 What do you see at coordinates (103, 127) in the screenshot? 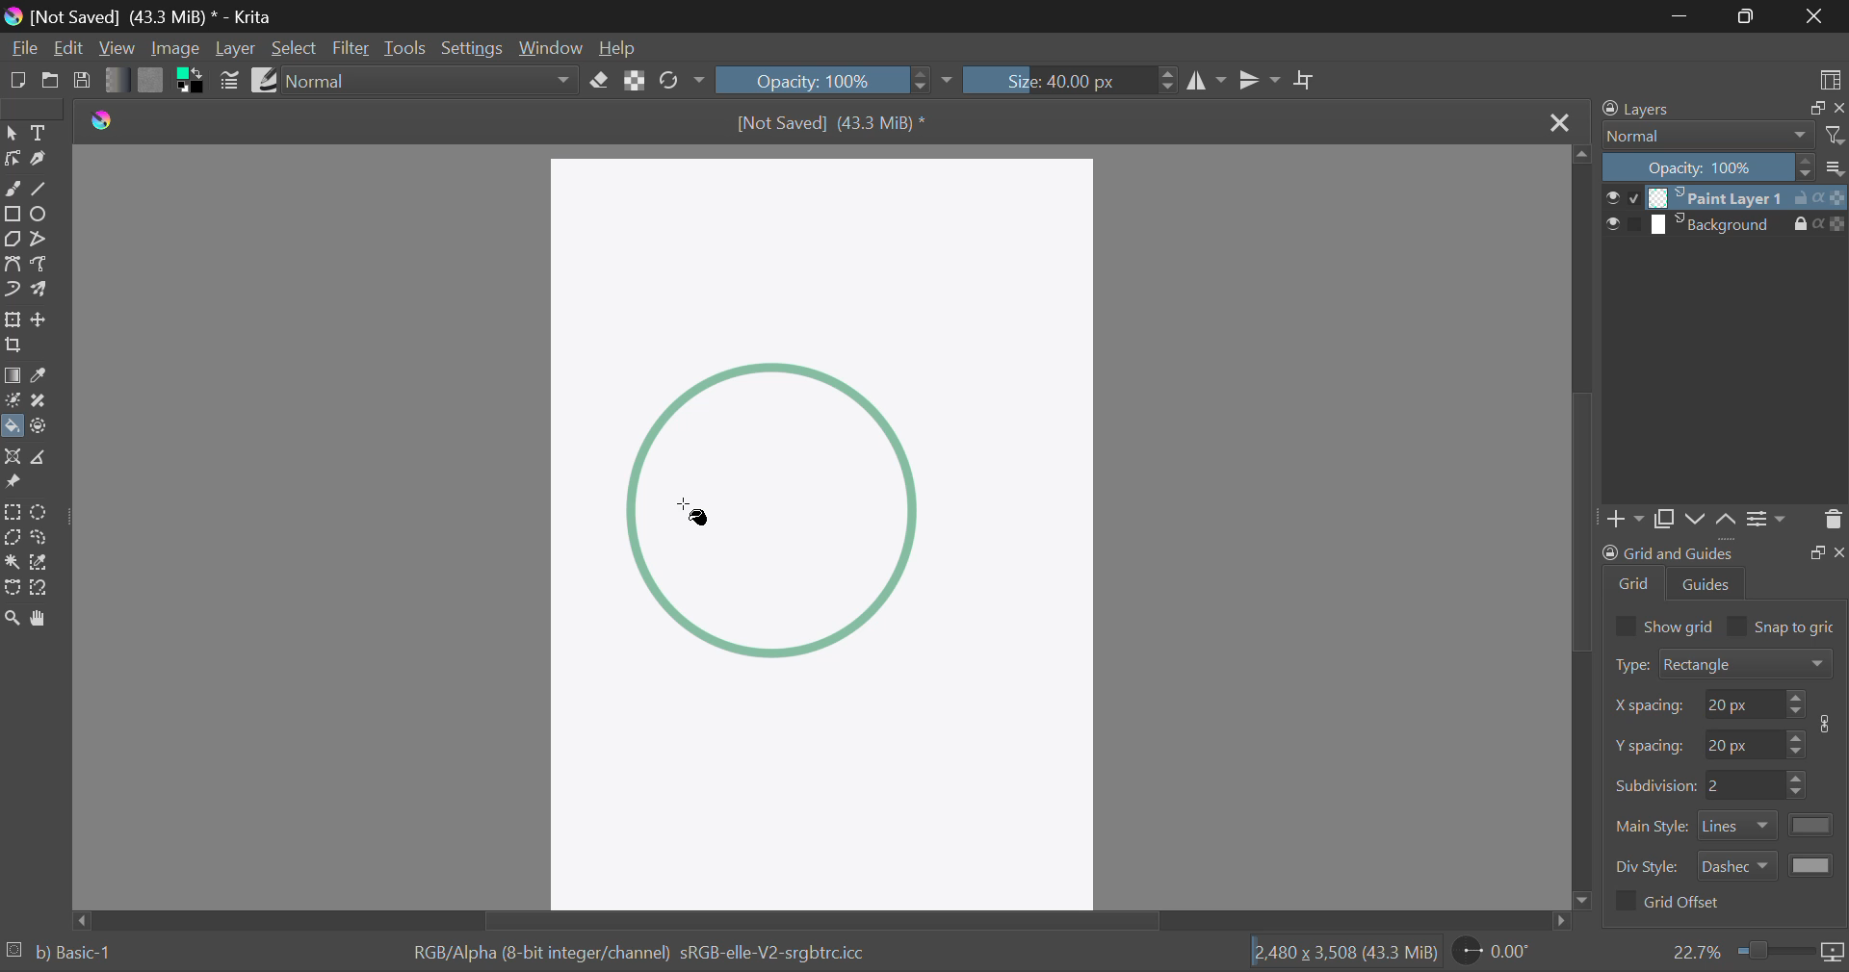
I see `logo` at bounding box center [103, 127].